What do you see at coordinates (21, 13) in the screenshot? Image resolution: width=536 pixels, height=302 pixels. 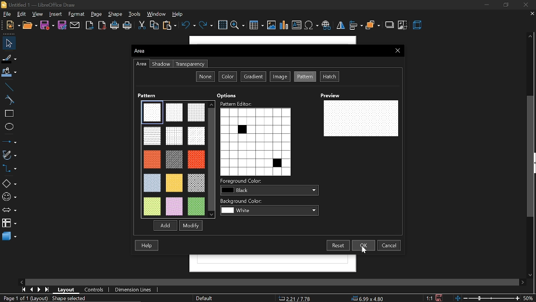 I see `edit` at bounding box center [21, 13].